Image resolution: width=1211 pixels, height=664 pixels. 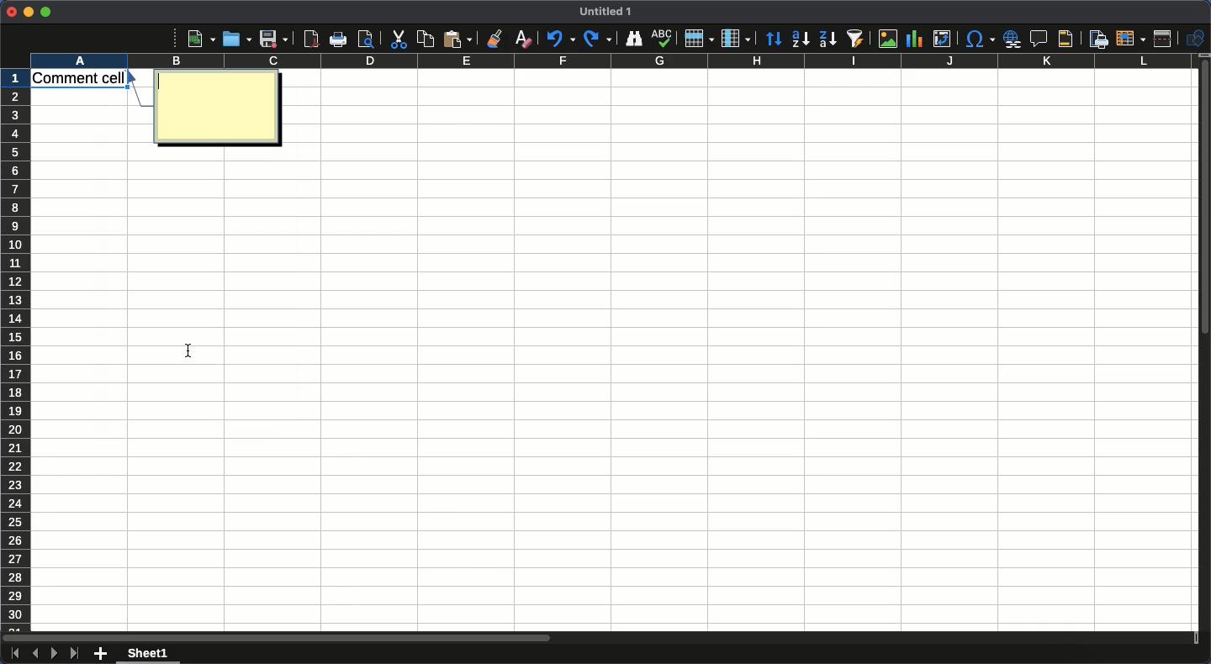 I want to click on Spell check, so click(x=663, y=39).